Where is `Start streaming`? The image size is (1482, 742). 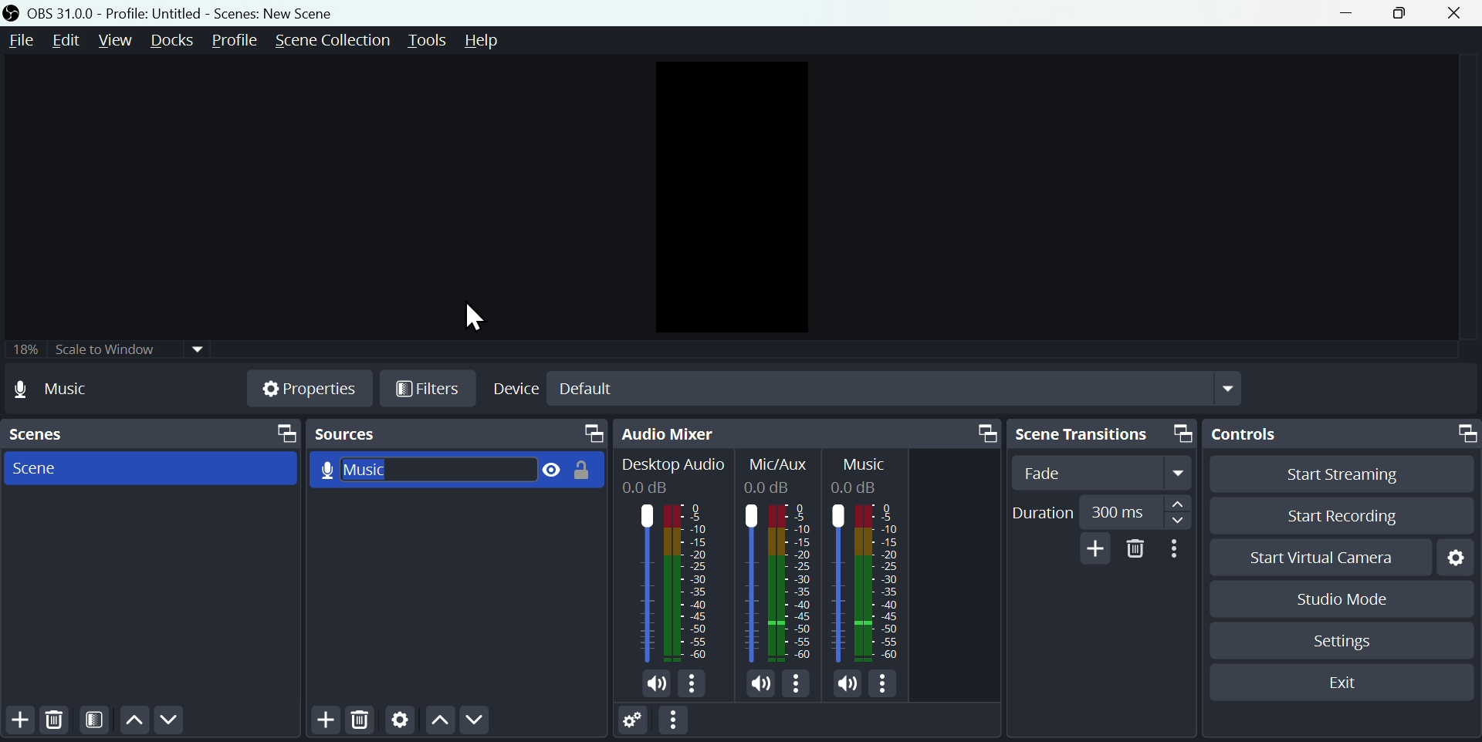 Start streaming is located at coordinates (1340, 472).